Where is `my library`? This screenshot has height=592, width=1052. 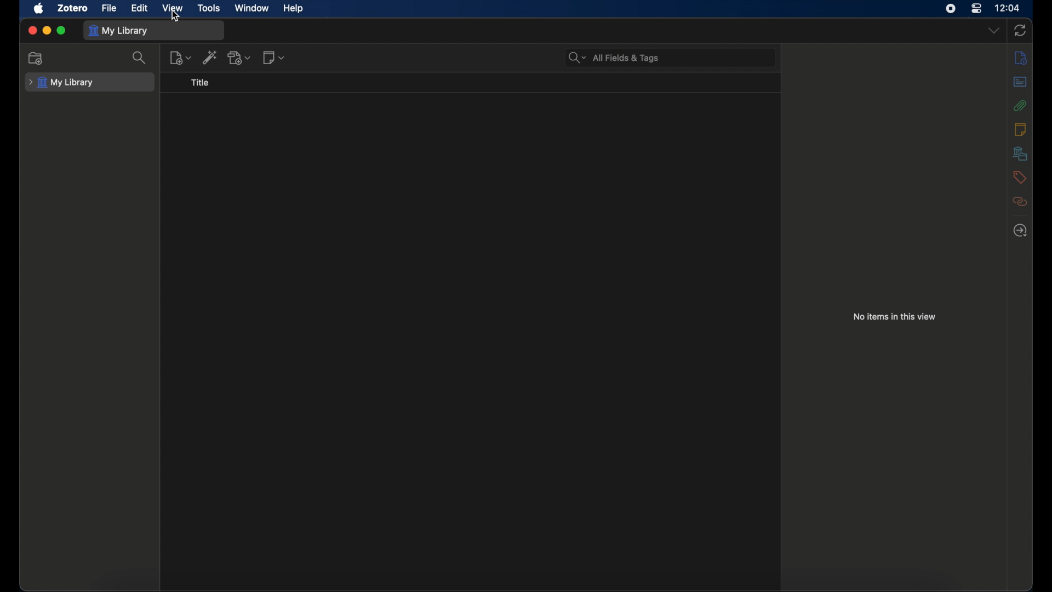
my library is located at coordinates (60, 83).